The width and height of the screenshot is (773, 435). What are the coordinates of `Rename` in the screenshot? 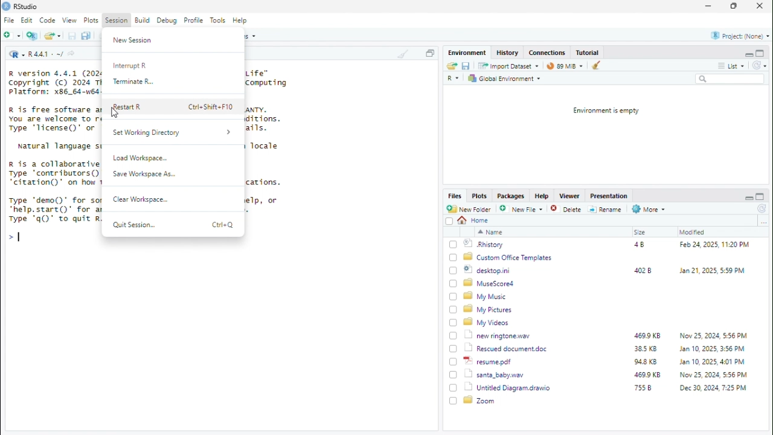 It's located at (606, 210).